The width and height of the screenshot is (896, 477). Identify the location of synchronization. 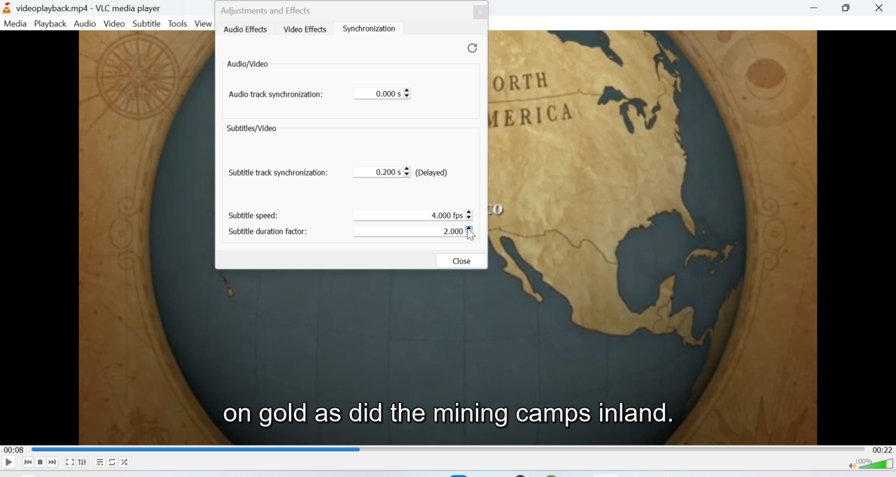
(375, 29).